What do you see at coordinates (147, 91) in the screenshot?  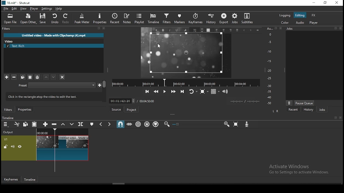 I see `skip to the previous point` at bounding box center [147, 91].